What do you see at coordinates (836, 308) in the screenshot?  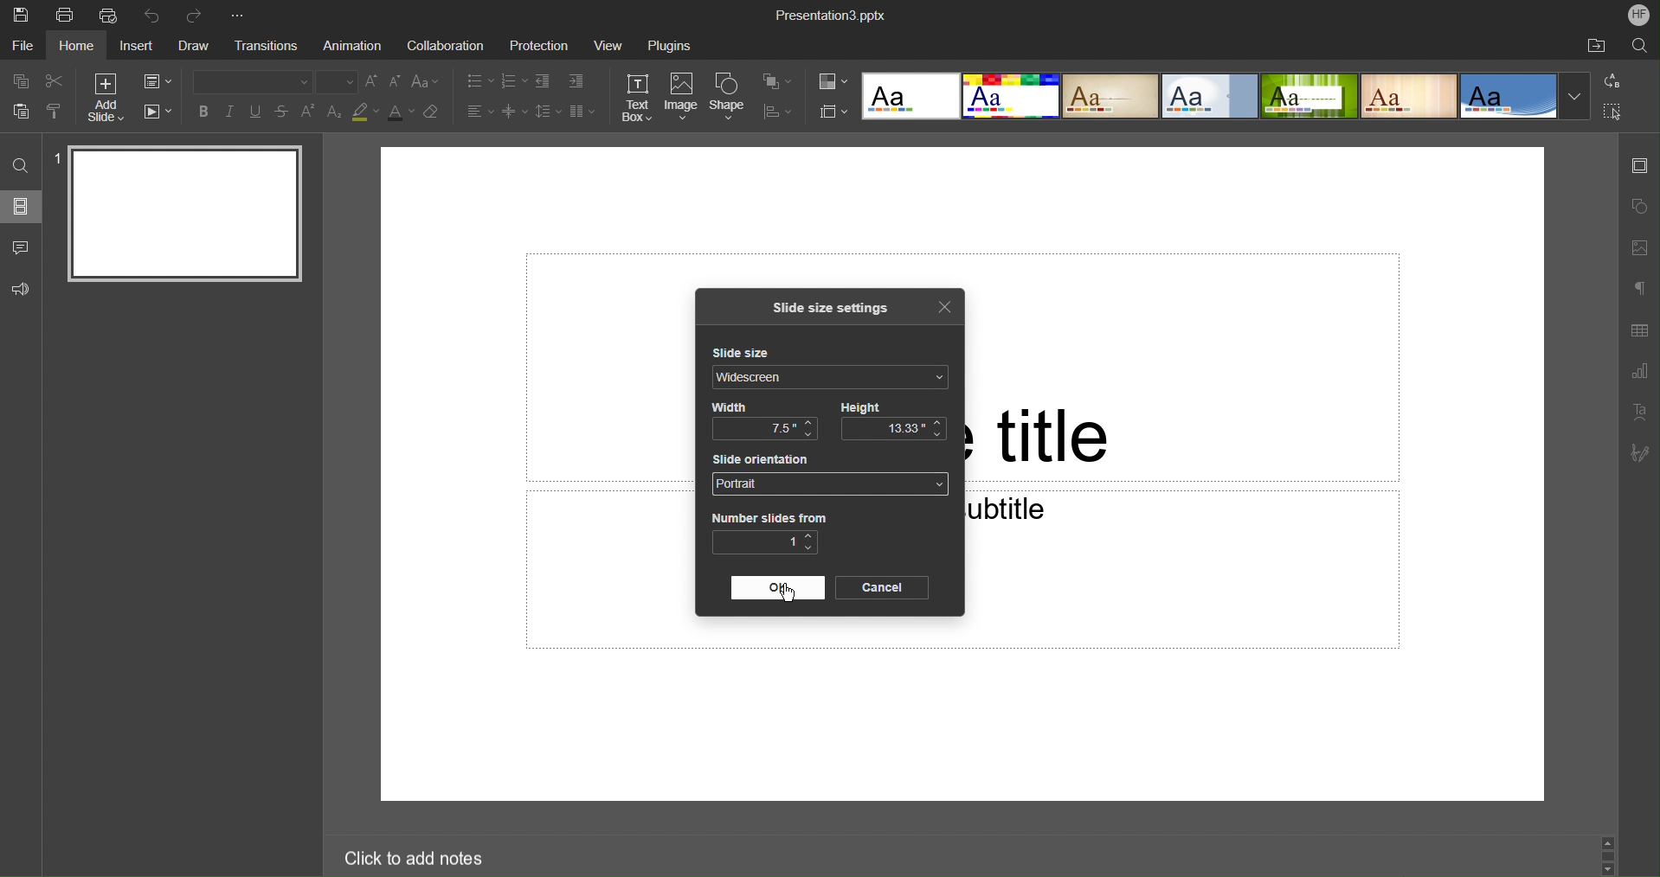 I see `Slide size settings` at bounding box center [836, 308].